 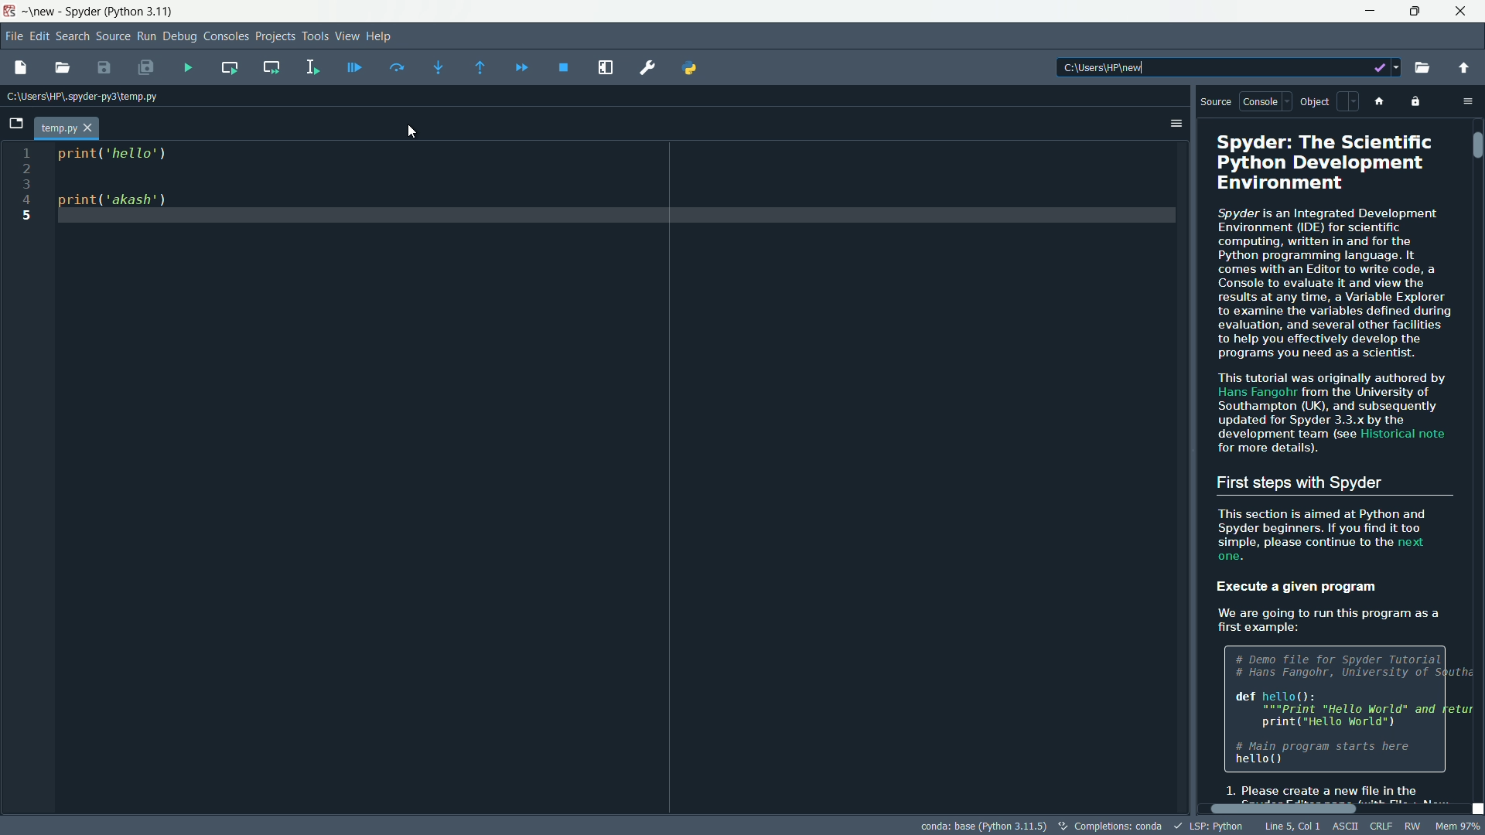 I want to click on Horizontal Scroll bar, so click(x=1285, y=810).